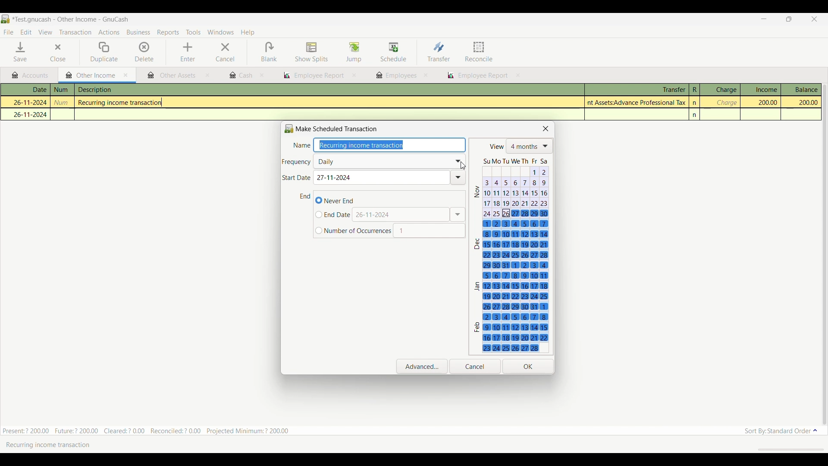  What do you see at coordinates (496, 147) in the screenshot?
I see `view` at bounding box center [496, 147].